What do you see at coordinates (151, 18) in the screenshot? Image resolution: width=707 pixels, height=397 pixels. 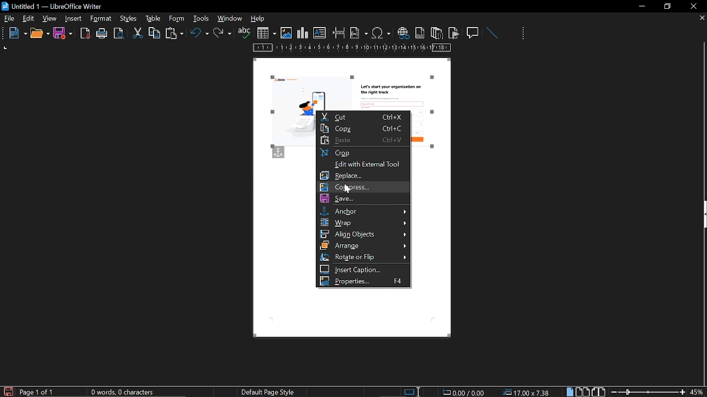 I see `styles` at bounding box center [151, 18].